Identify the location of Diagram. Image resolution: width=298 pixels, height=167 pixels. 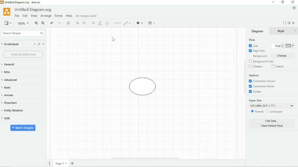
(258, 31).